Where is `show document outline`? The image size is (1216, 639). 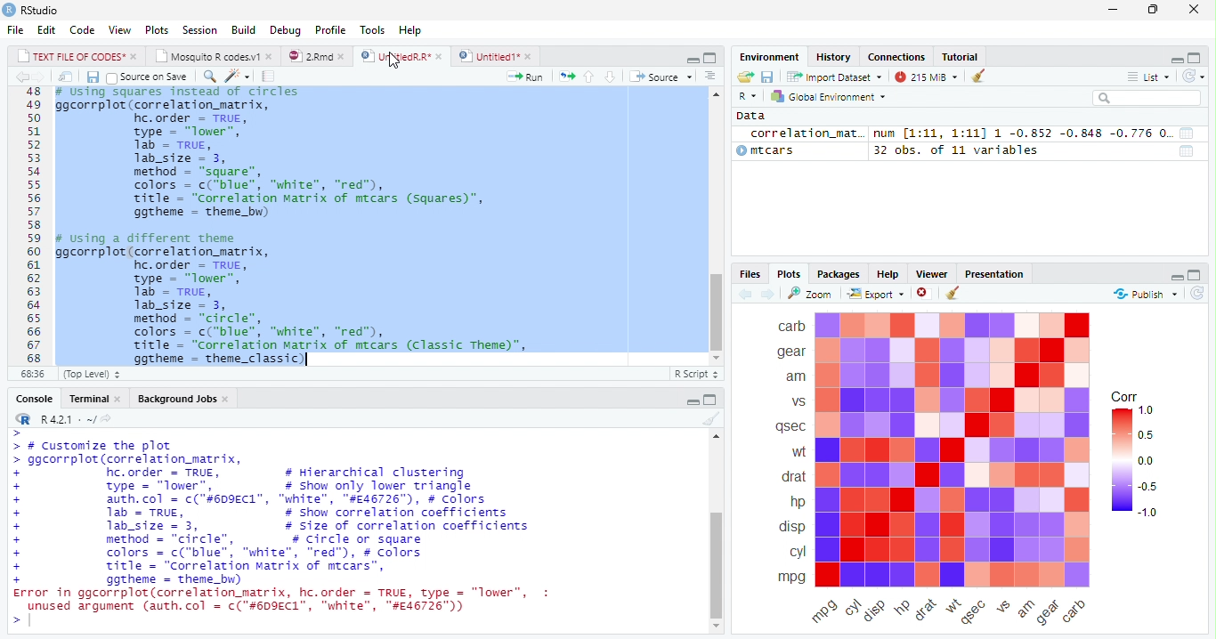 show document outline is located at coordinates (712, 77).